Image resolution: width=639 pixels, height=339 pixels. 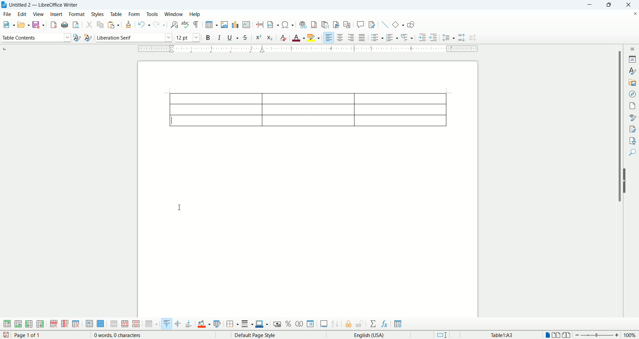 What do you see at coordinates (116, 15) in the screenshot?
I see `table` at bounding box center [116, 15].